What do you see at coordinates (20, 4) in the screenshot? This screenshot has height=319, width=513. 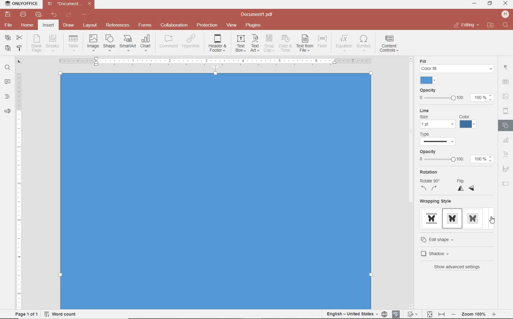 I see `system name` at bounding box center [20, 4].